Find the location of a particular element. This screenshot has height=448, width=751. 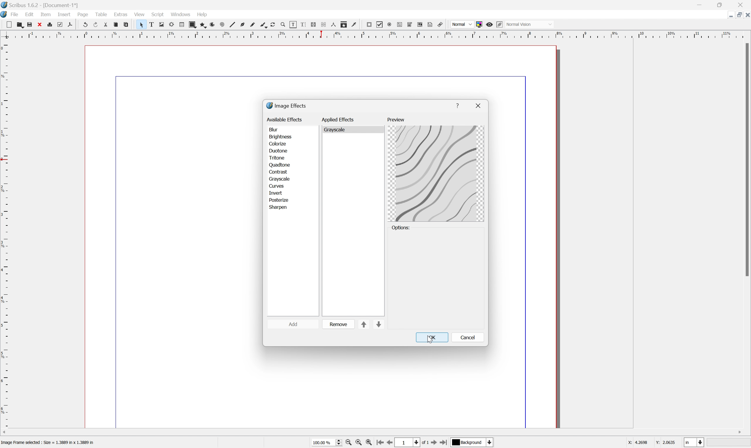

Scroll bar is located at coordinates (746, 159).